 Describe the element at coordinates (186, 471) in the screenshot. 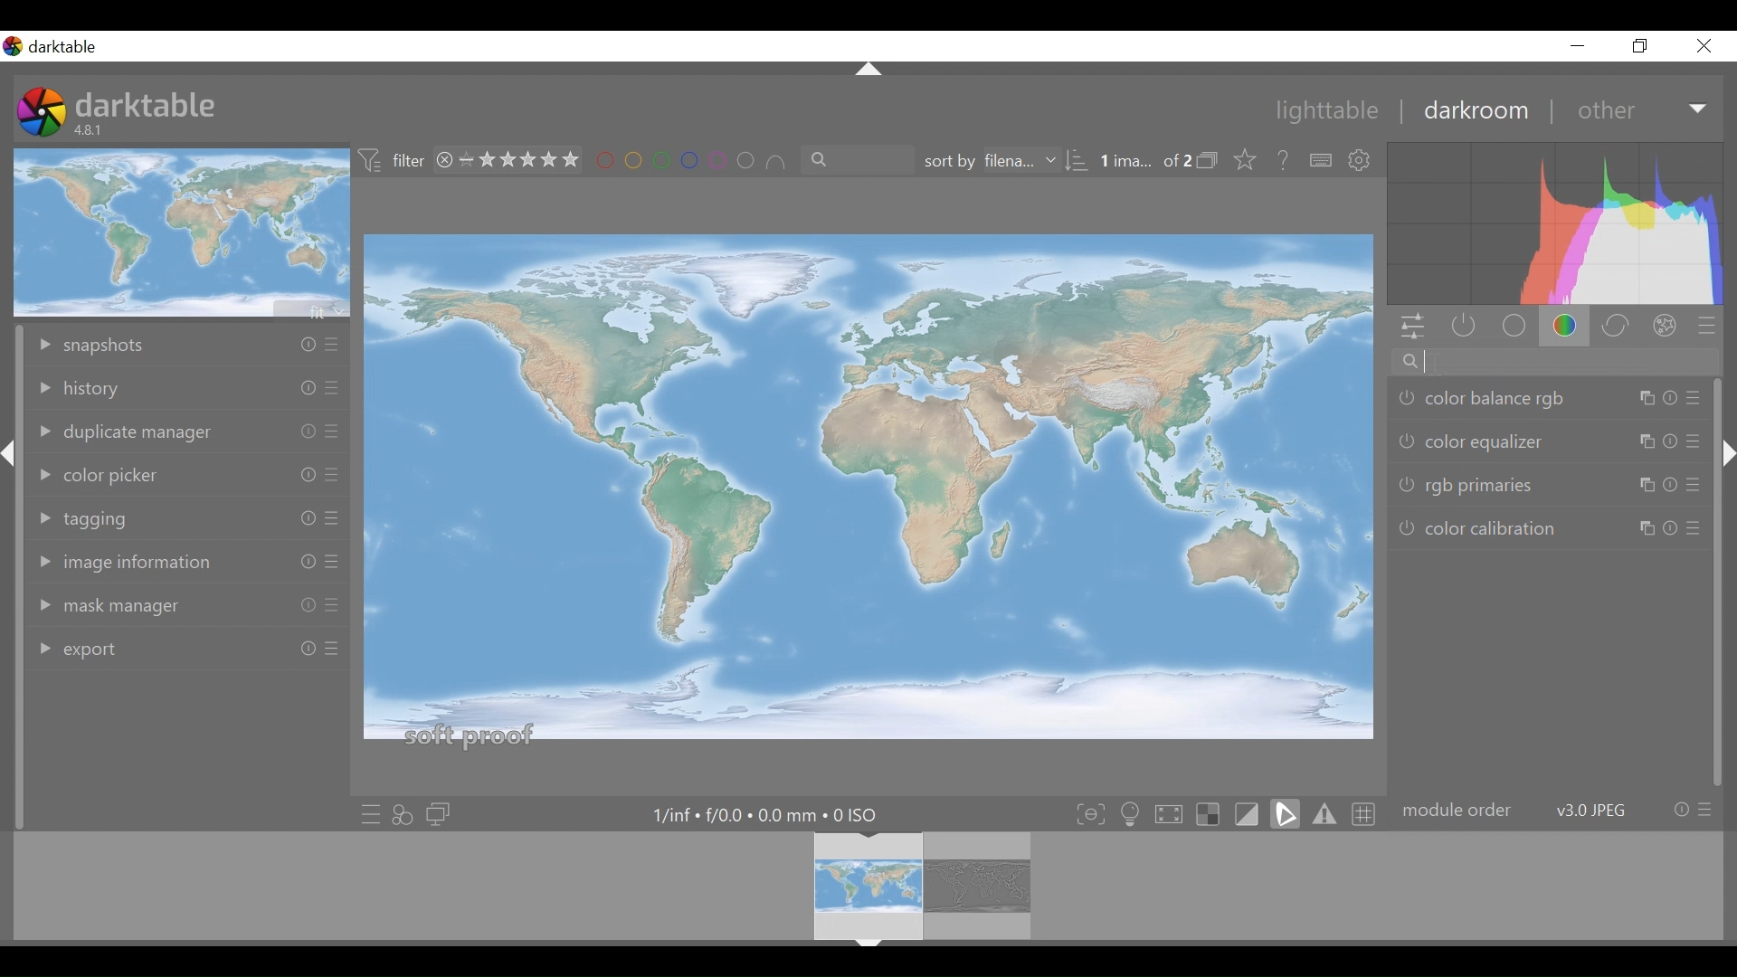

I see `color picker` at that location.